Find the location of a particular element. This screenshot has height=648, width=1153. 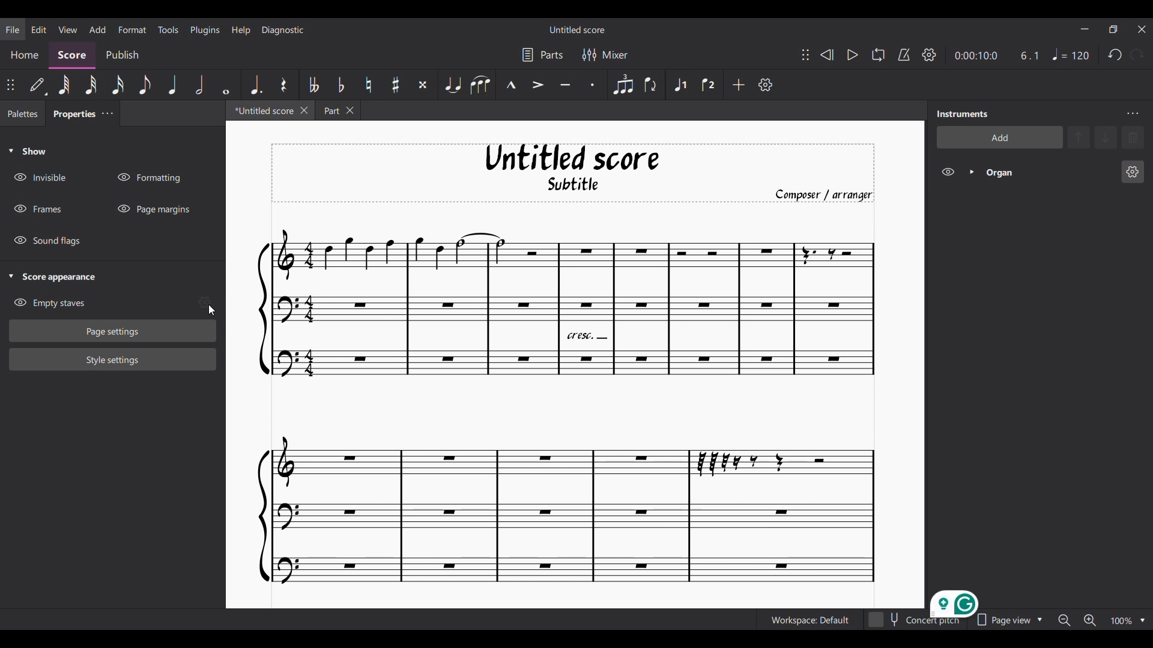

Diagnostic menu is located at coordinates (283, 30).